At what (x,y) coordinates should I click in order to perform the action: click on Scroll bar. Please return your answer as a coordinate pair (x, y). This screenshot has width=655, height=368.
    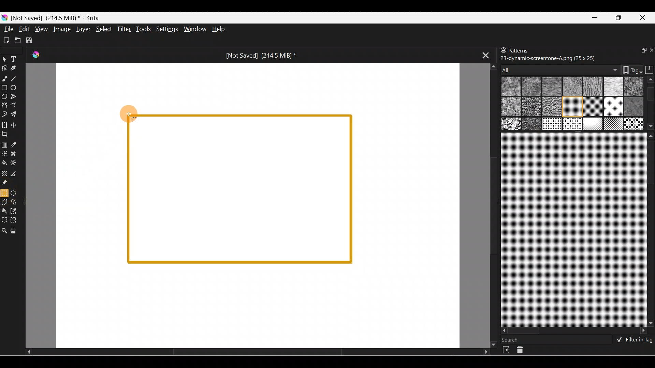
    Looking at the image, I should click on (574, 331).